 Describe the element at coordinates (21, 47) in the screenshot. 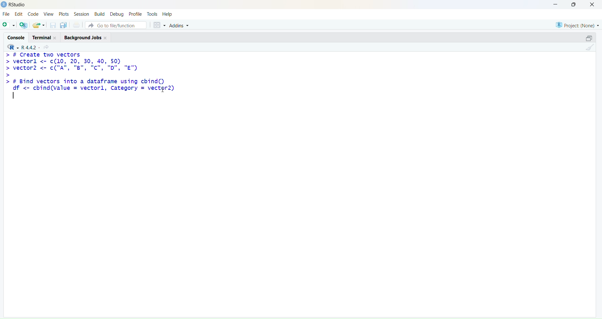

I see ` R 4.4.2` at that location.